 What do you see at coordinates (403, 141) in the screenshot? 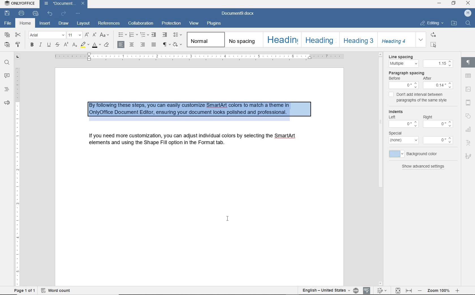
I see `(none)` at bounding box center [403, 141].